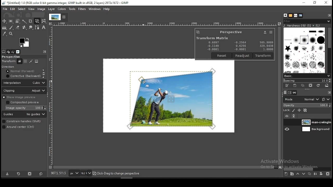  I want to click on edit, so click(12, 9).